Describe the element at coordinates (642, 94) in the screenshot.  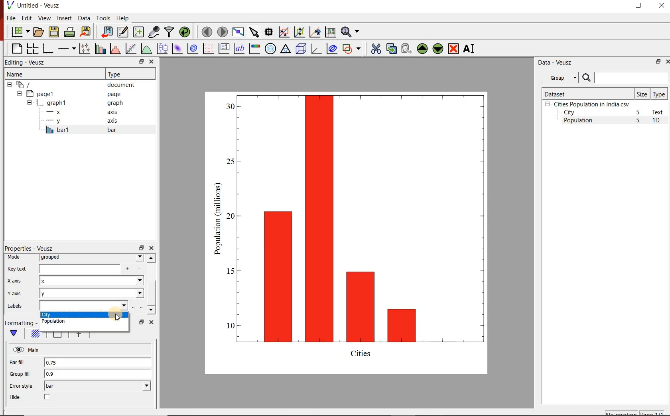
I see `Size` at that location.